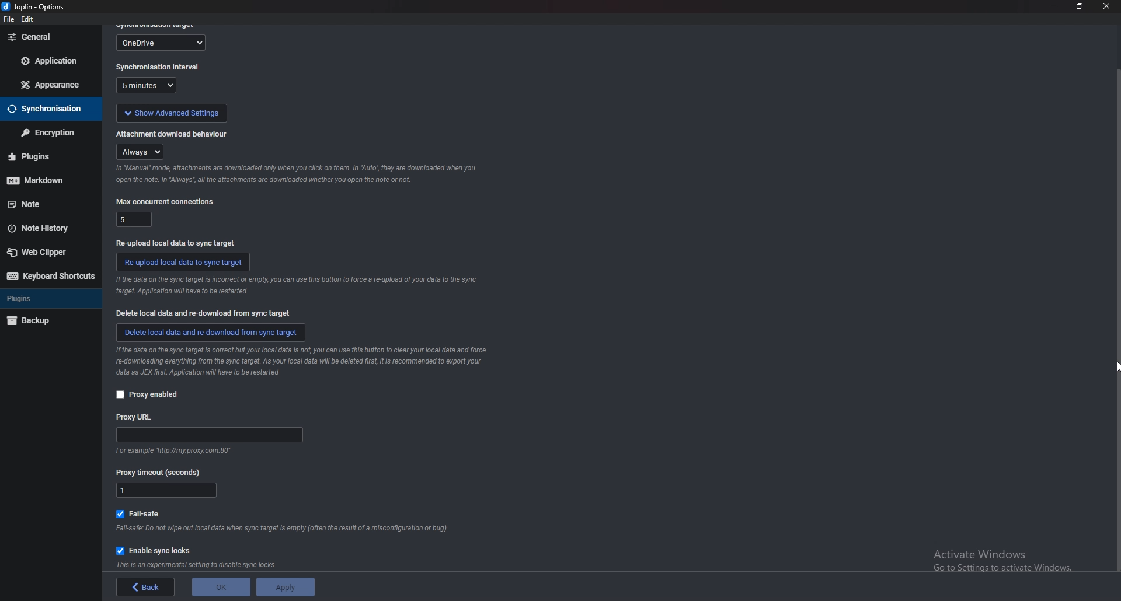 The height and width of the screenshot is (601, 1121). What do you see at coordinates (8, 20) in the screenshot?
I see `file` at bounding box center [8, 20].